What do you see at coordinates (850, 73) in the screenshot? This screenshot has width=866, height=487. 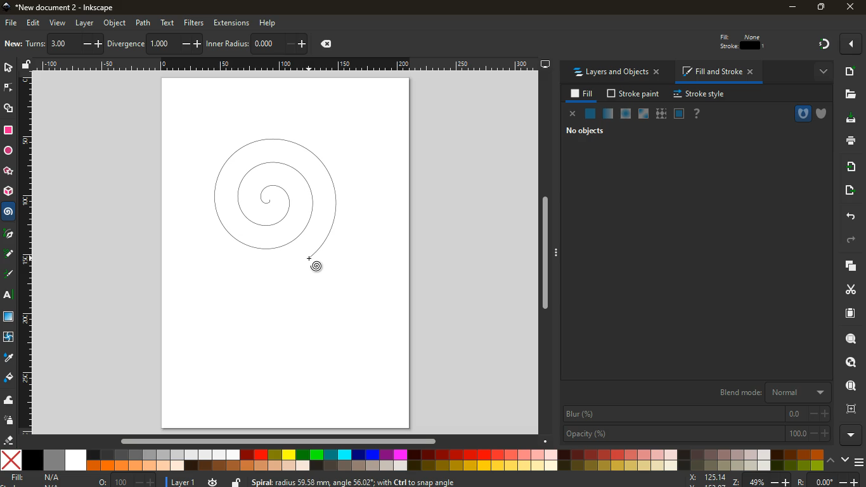 I see `add` at bounding box center [850, 73].